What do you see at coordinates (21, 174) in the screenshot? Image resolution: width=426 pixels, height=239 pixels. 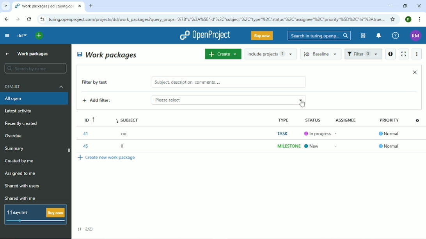 I see `Assigned to me` at bounding box center [21, 174].